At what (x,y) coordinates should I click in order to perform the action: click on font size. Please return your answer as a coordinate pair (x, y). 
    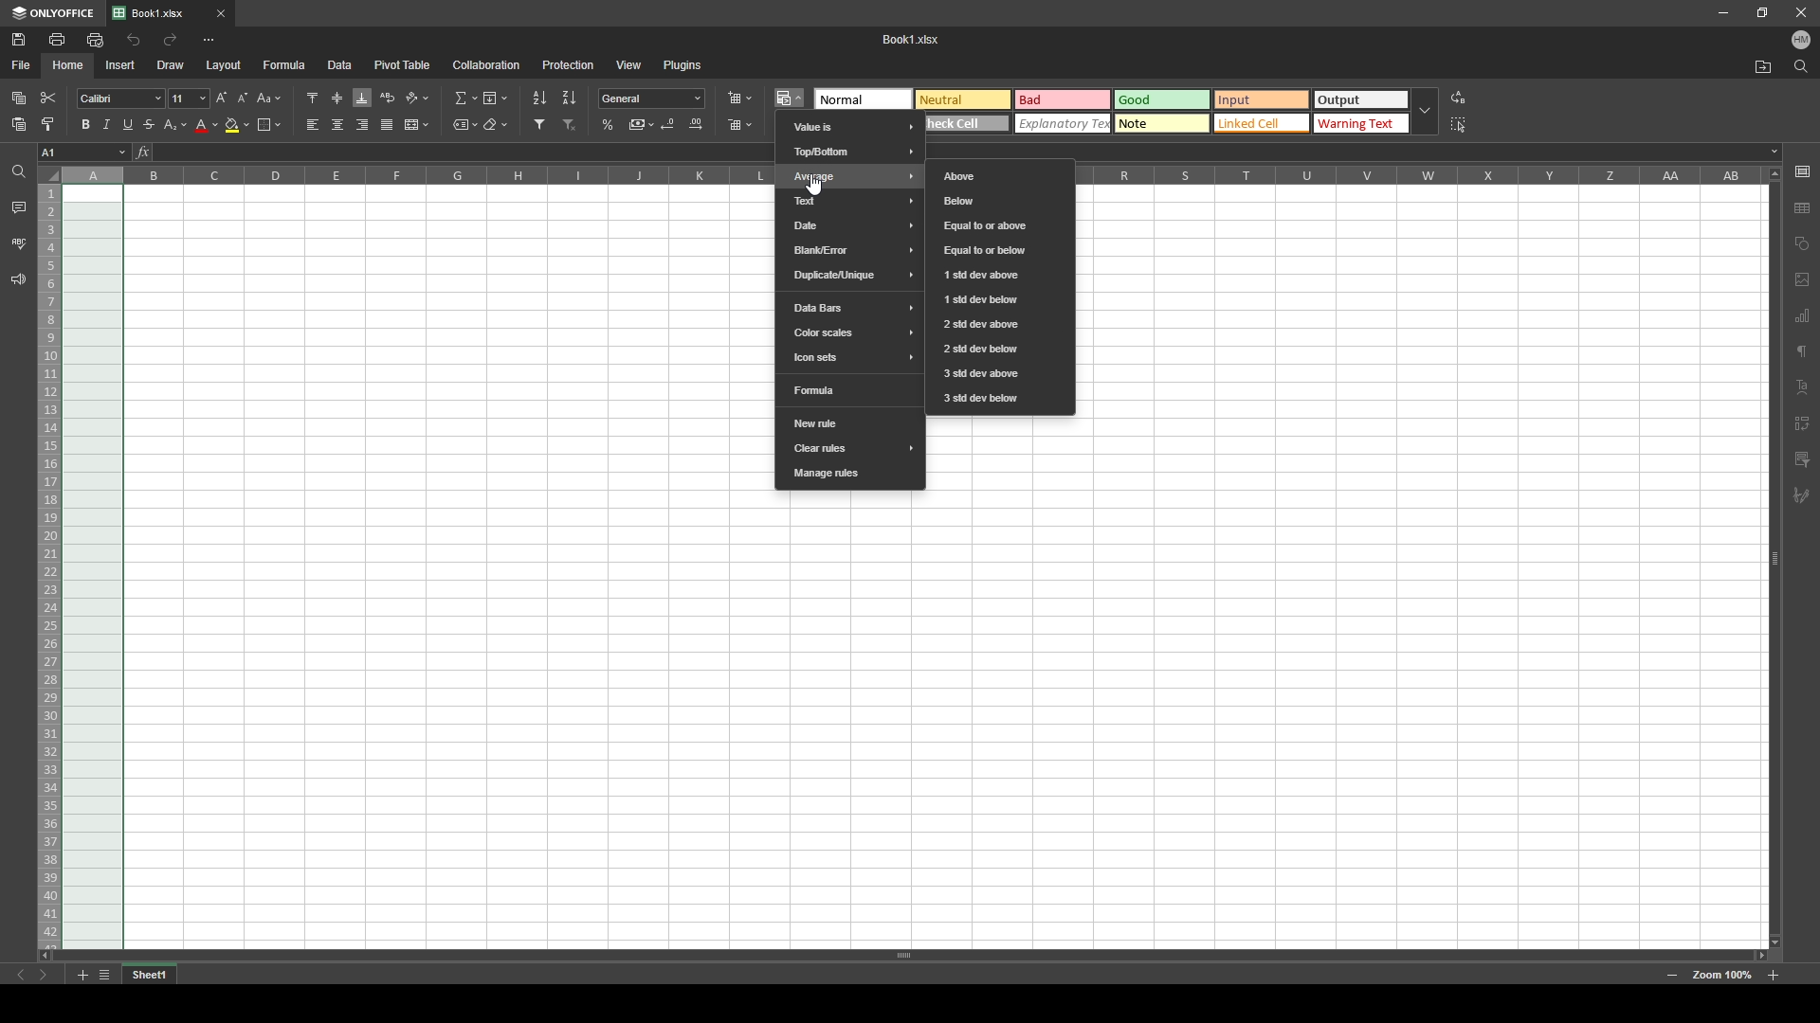
    Looking at the image, I should click on (189, 99).